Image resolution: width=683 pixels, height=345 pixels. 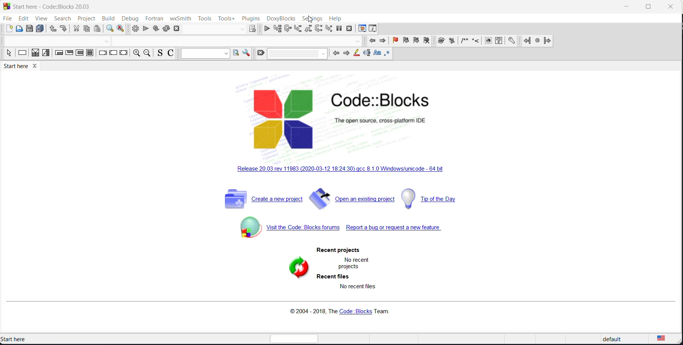 What do you see at coordinates (166, 29) in the screenshot?
I see `rebuild` at bounding box center [166, 29].